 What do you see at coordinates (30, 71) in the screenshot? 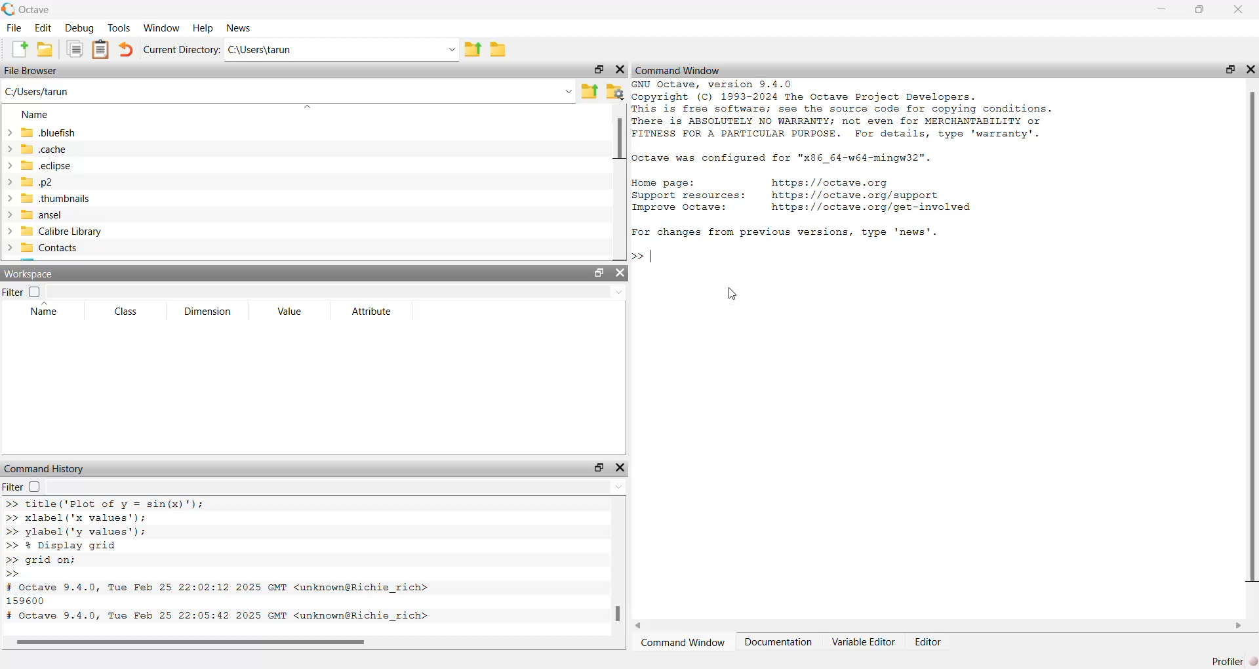
I see `File Browser` at bounding box center [30, 71].